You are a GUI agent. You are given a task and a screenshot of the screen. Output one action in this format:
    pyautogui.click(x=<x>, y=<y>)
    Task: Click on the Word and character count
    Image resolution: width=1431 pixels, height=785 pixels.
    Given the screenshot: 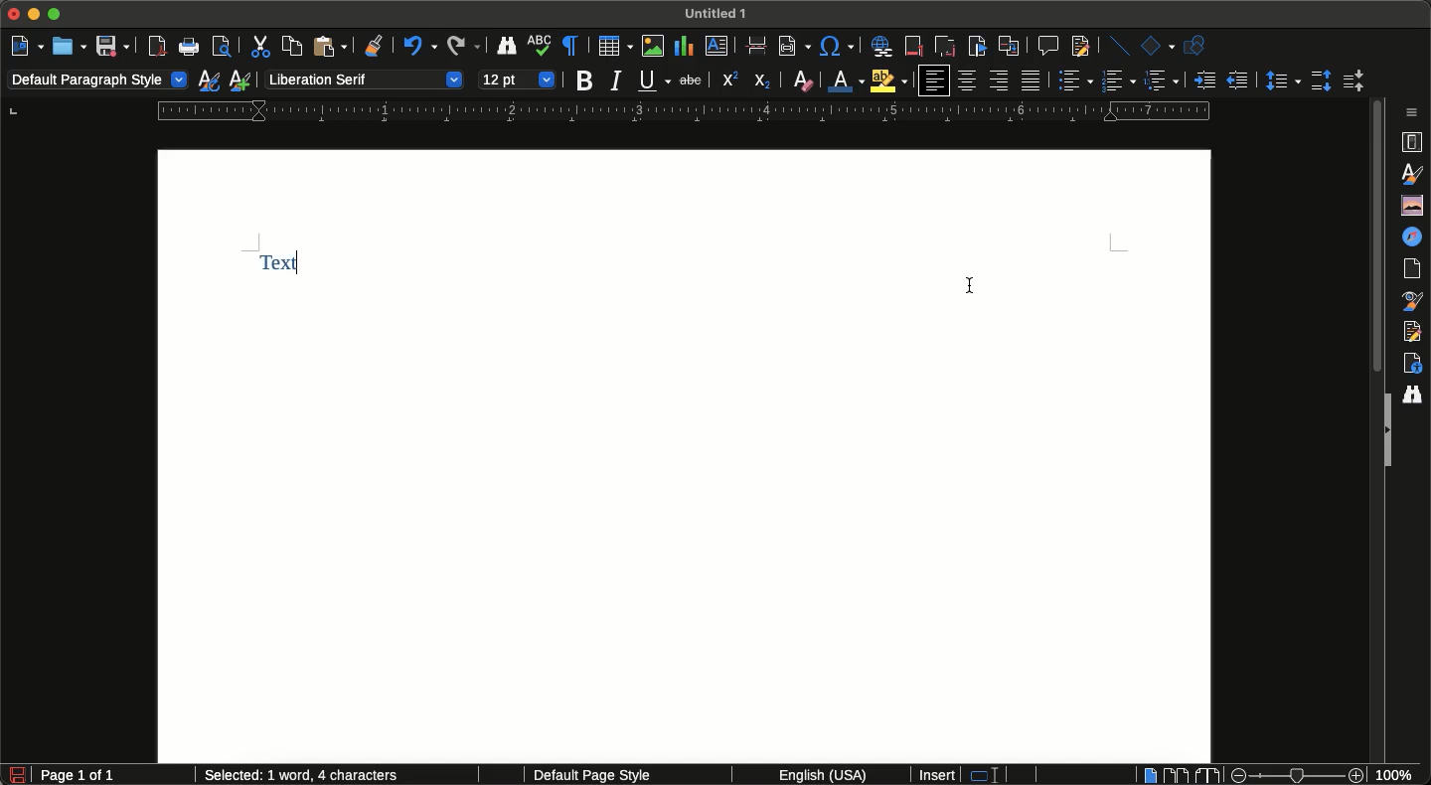 What is the action you would take?
    pyautogui.click(x=312, y=774)
    